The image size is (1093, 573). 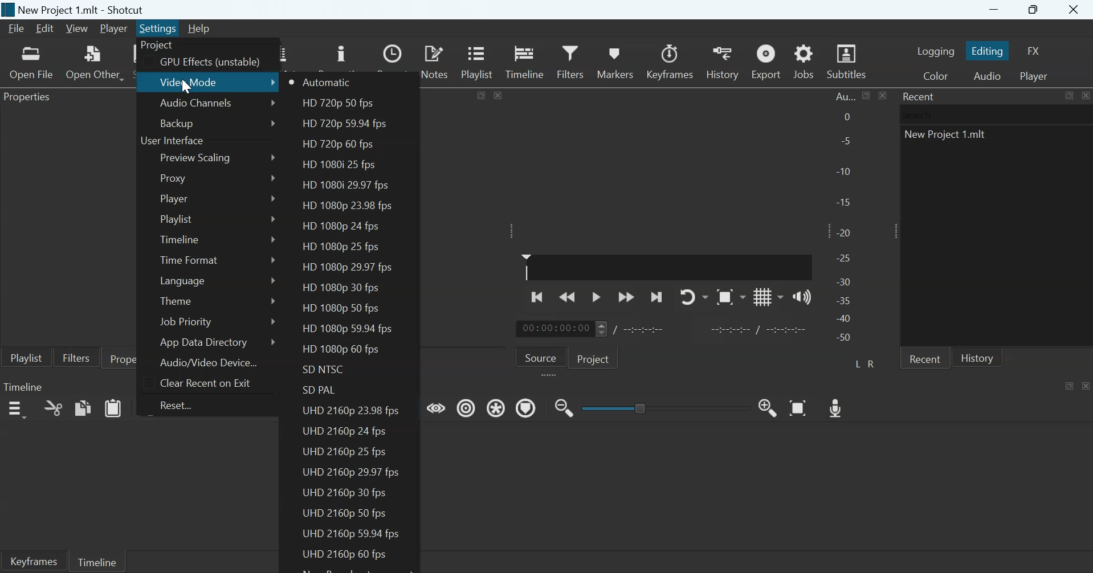 What do you see at coordinates (340, 554) in the screenshot?
I see `UHD 2160p 60 fps` at bounding box center [340, 554].